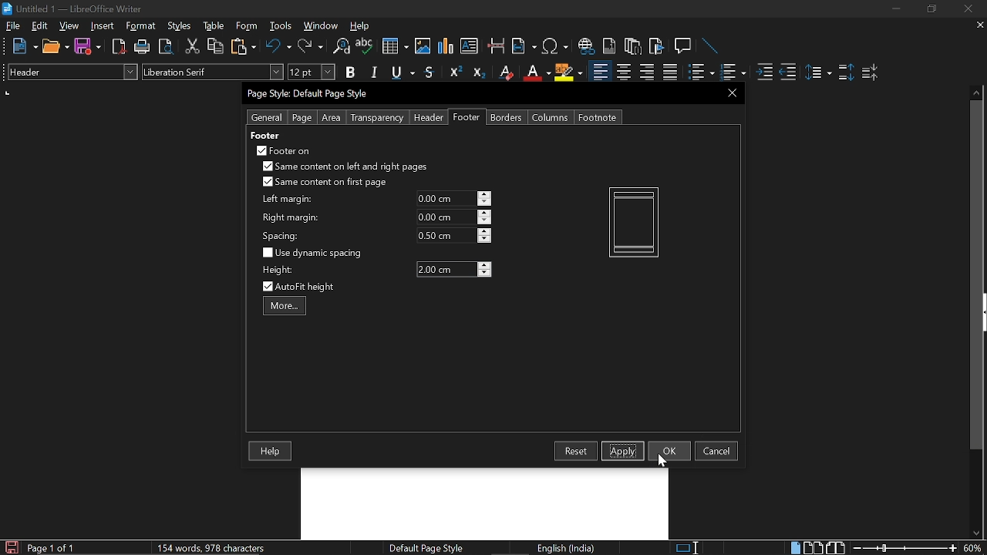  I want to click on Footer on, so click(284, 150).